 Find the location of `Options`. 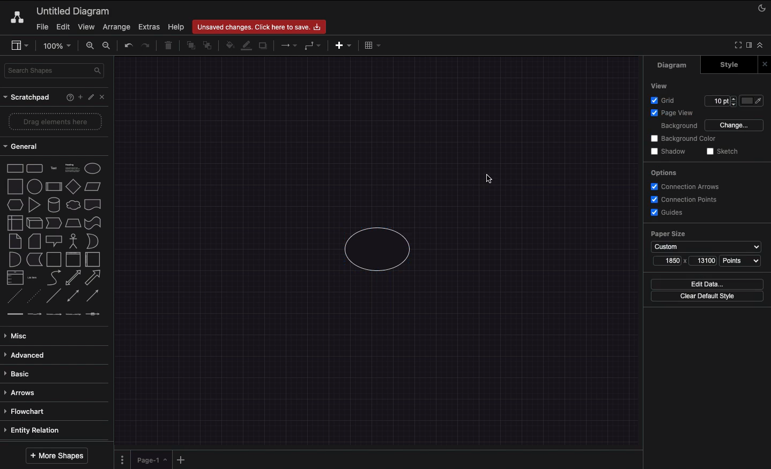

Options is located at coordinates (663, 172).